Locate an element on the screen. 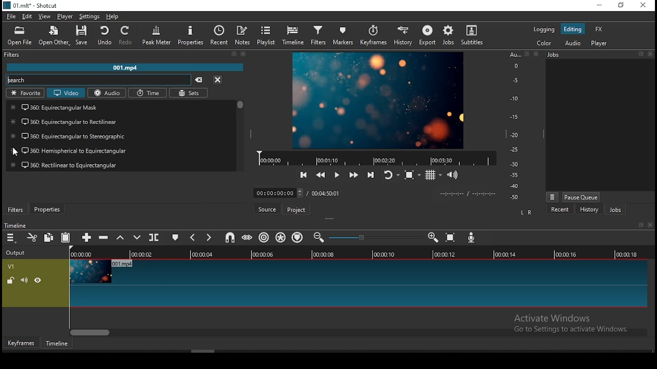 The width and height of the screenshot is (657, 369). timeline is located at coordinates (358, 253).